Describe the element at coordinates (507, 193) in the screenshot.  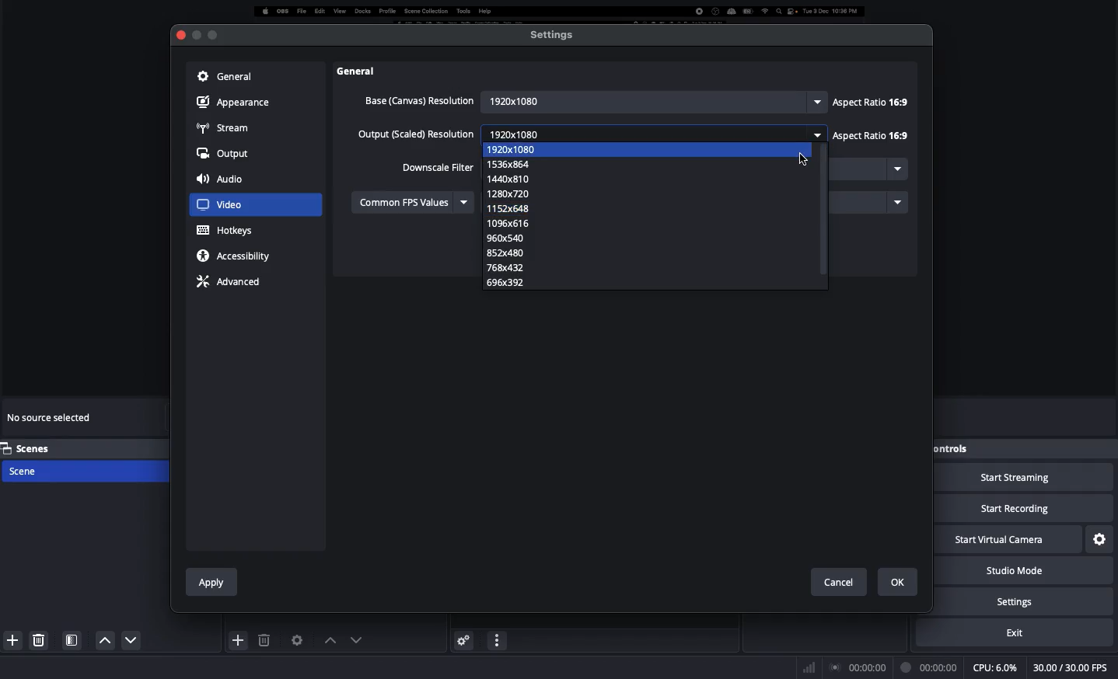
I see `1280x720` at that location.